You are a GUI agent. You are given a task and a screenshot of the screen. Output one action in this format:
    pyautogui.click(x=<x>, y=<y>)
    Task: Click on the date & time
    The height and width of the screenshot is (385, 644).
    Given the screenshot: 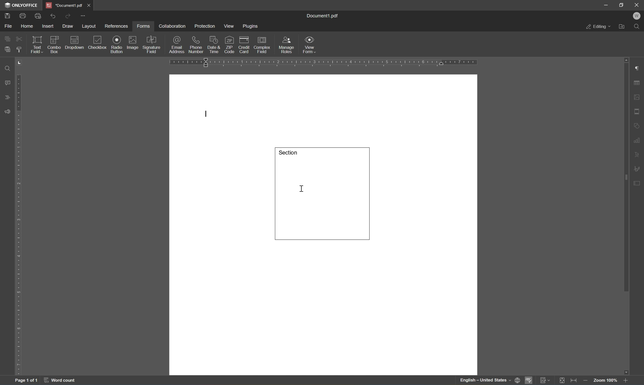 What is the action you would take?
    pyautogui.click(x=213, y=44)
    